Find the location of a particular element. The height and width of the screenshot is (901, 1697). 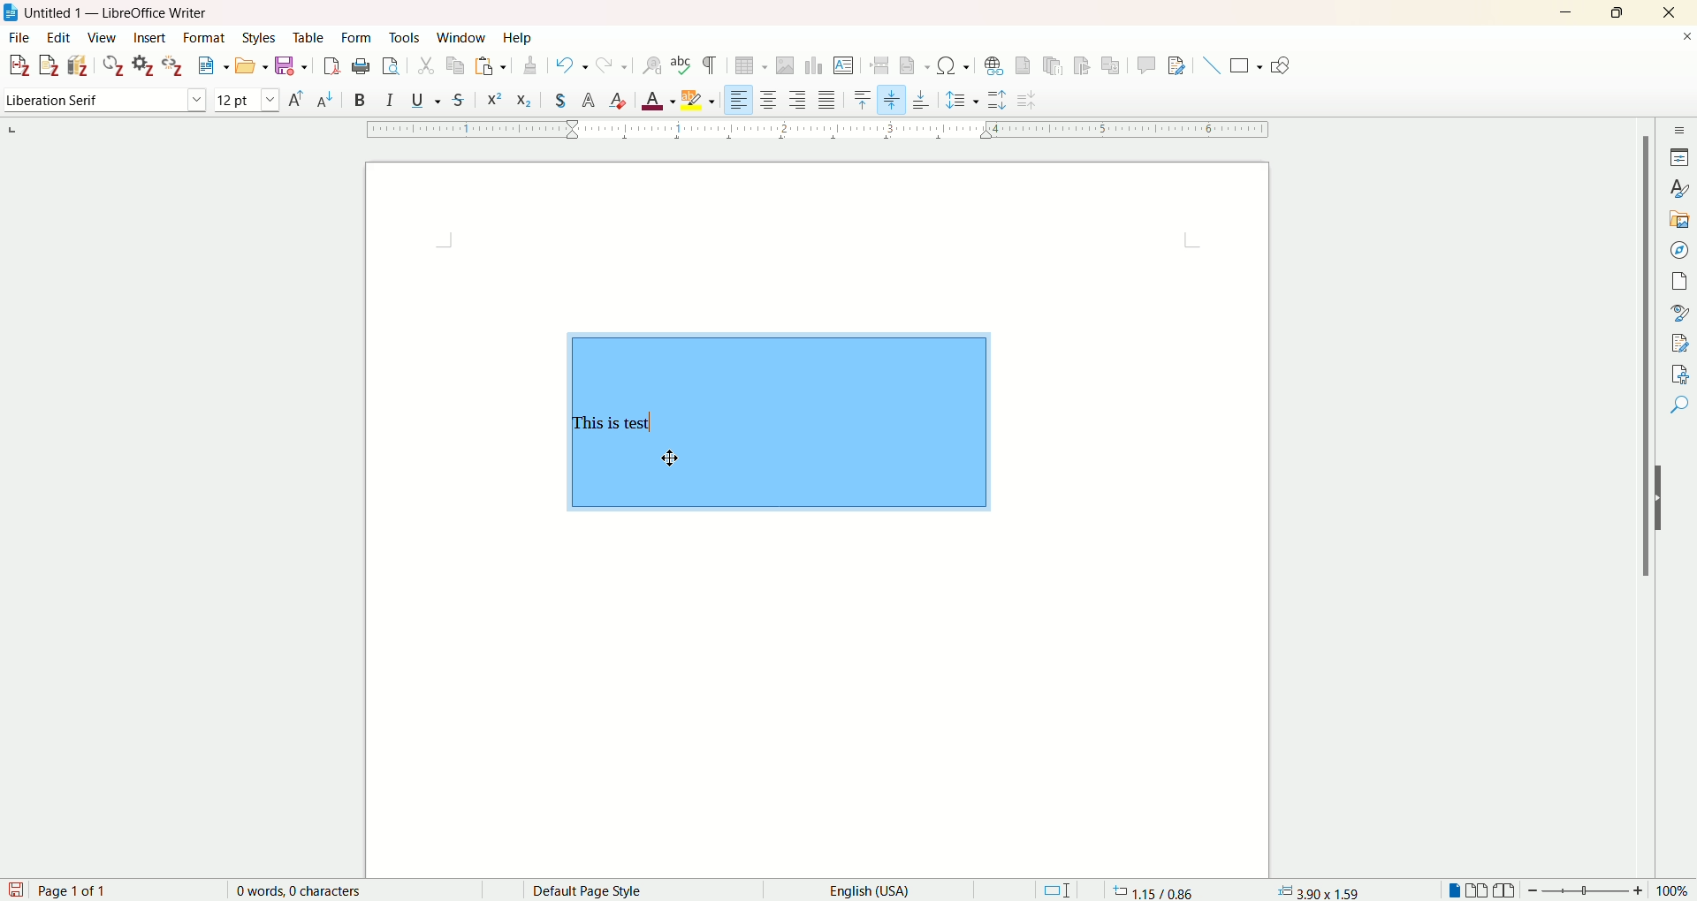

none is located at coordinates (66, 102).